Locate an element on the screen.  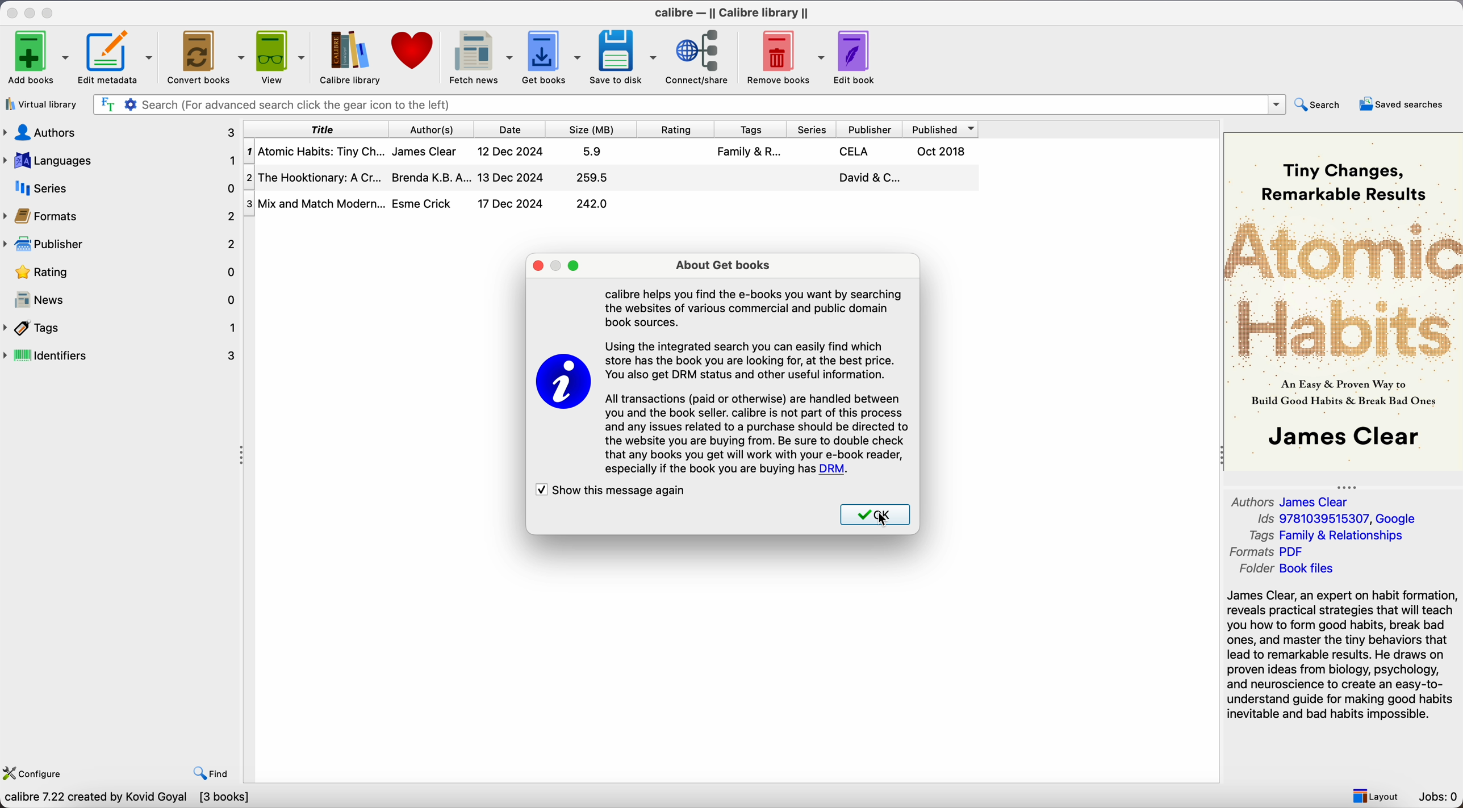
Jobs: 0 is located at coordinates (1440, 798).